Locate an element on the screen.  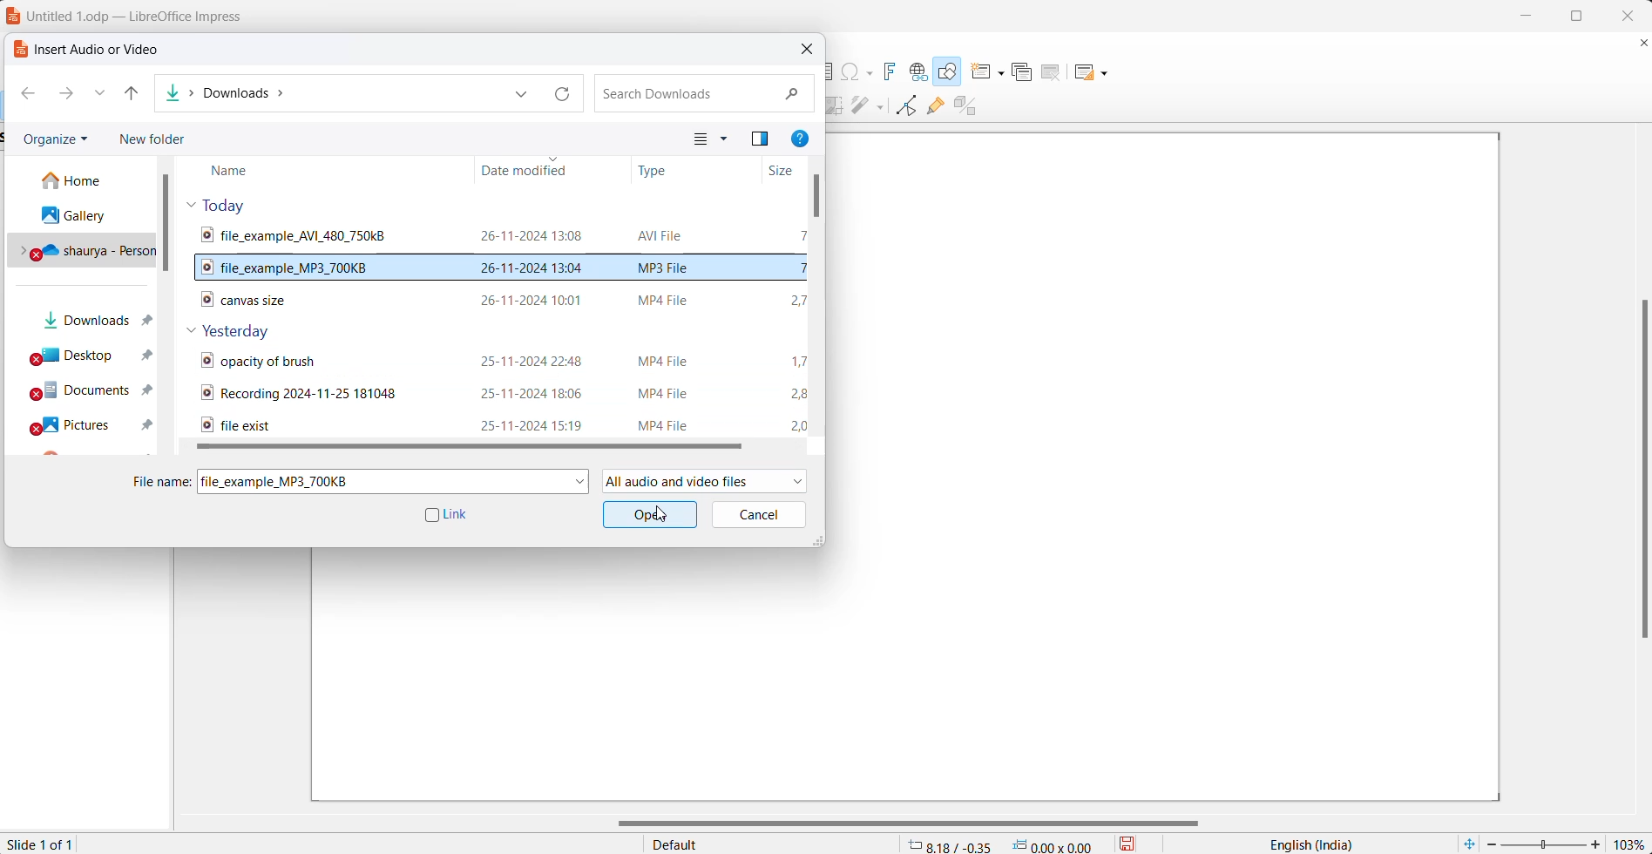
insert fontwork is located at coordinates (894, 70).